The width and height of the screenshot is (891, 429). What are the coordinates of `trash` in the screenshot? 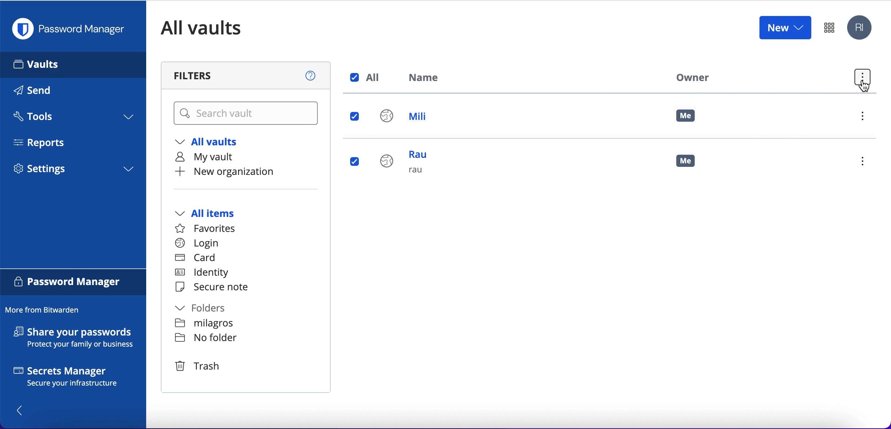 It's located at (197, 366).